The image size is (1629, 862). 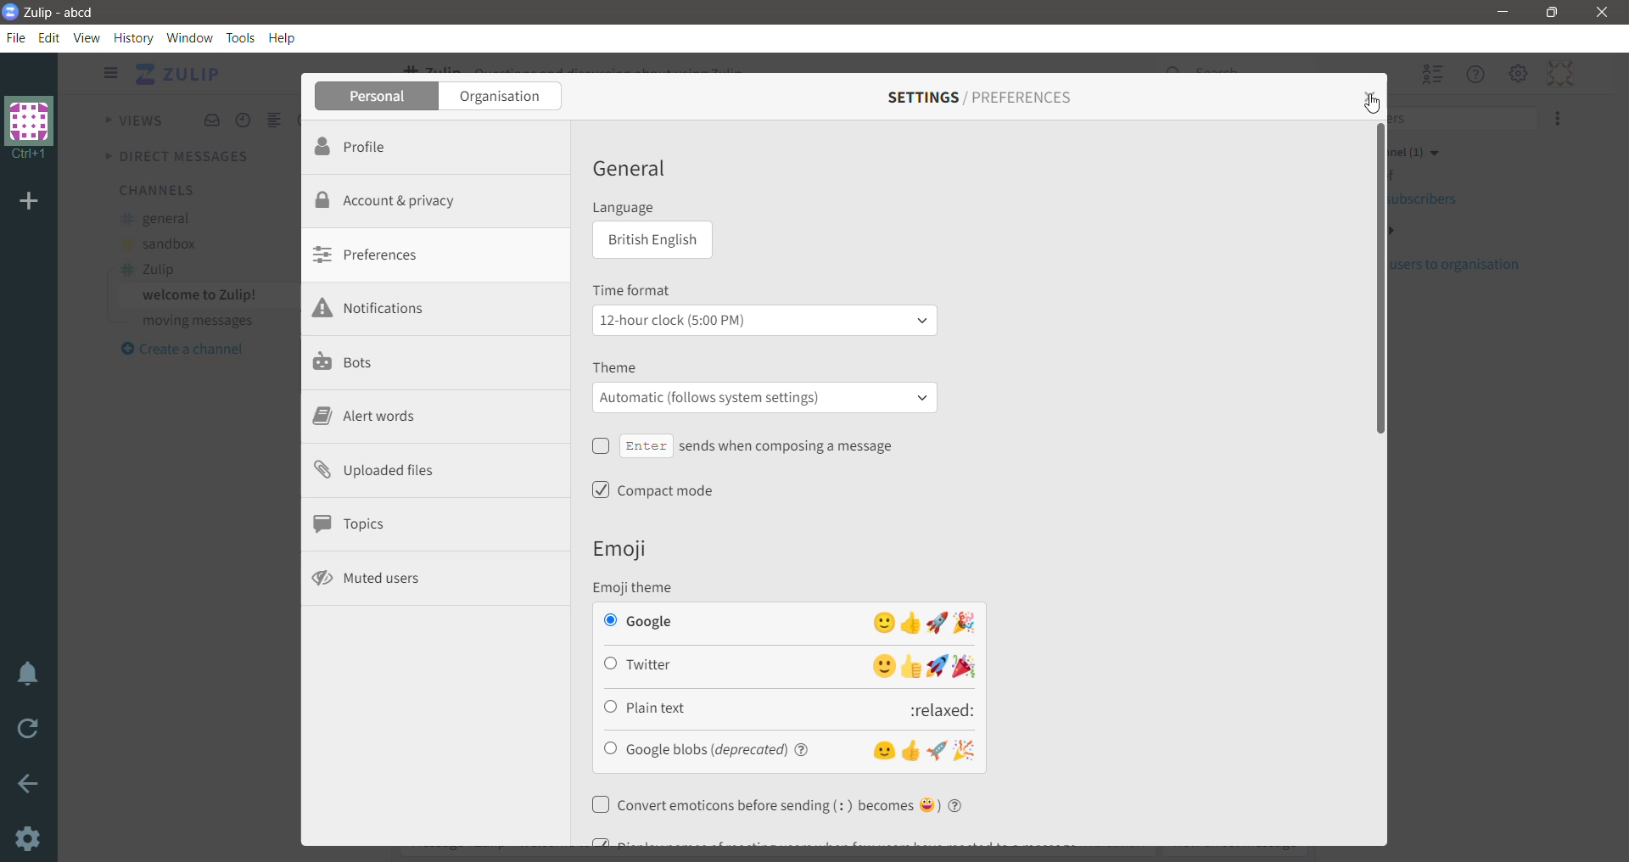 What do you see at coordinates (188, 295) in the screenshot?
I see `welcome to Zulip` at bounding box center [188, 295].